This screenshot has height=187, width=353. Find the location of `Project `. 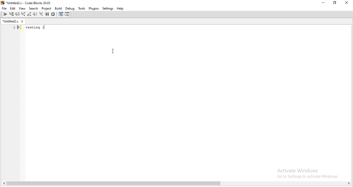

Project  is located at coordinates (47, 9).